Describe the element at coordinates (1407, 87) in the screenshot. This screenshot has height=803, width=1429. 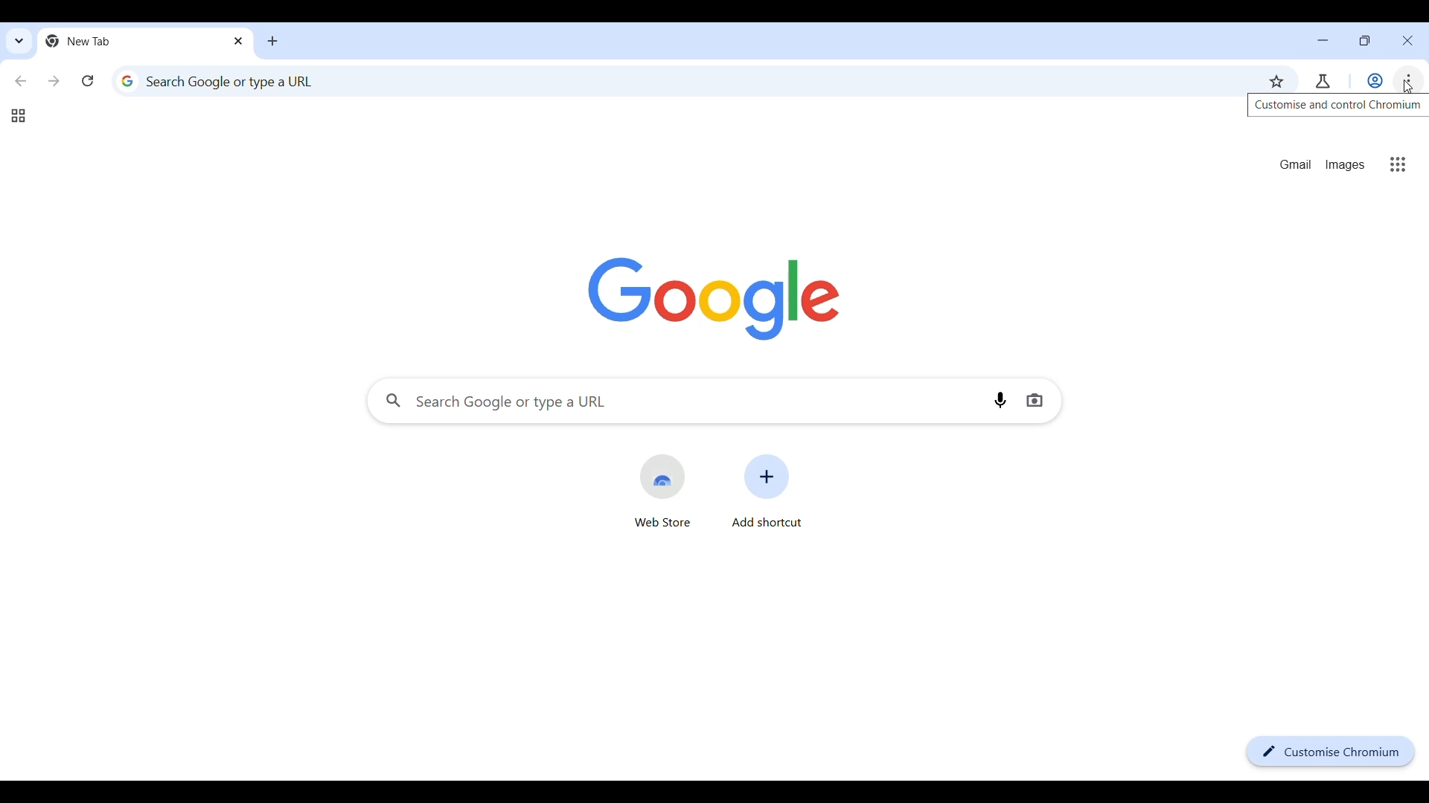
I see `Cursor` at that location.